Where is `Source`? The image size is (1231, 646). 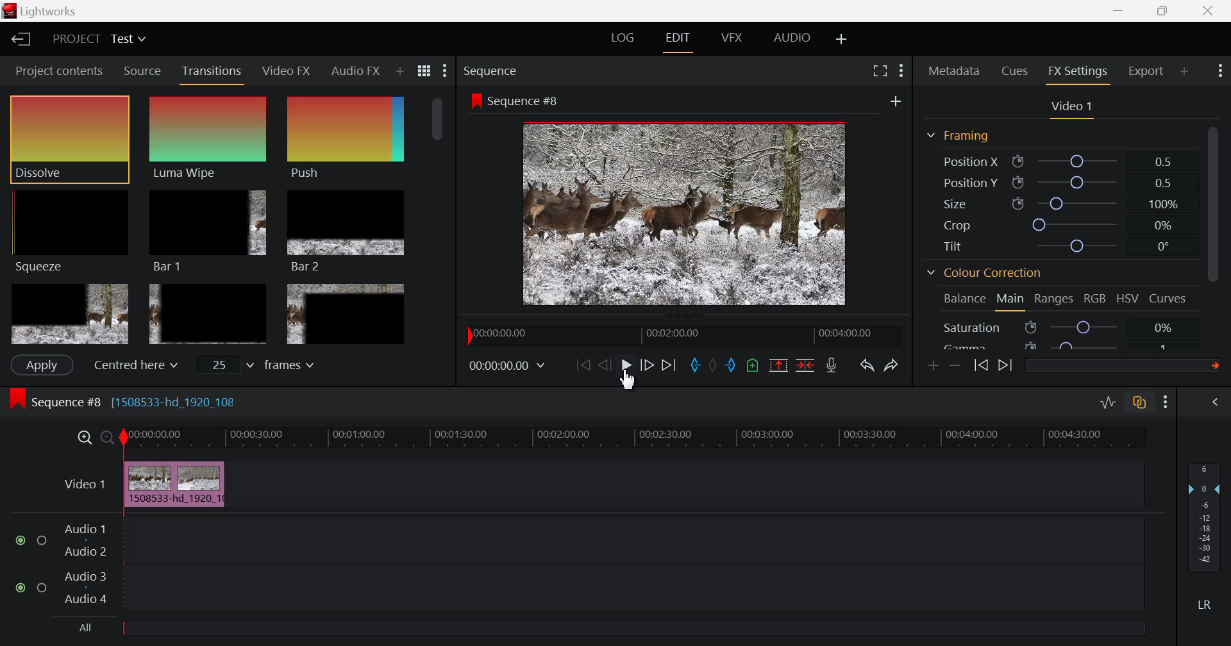 Source is located at coordinates (141, 70).